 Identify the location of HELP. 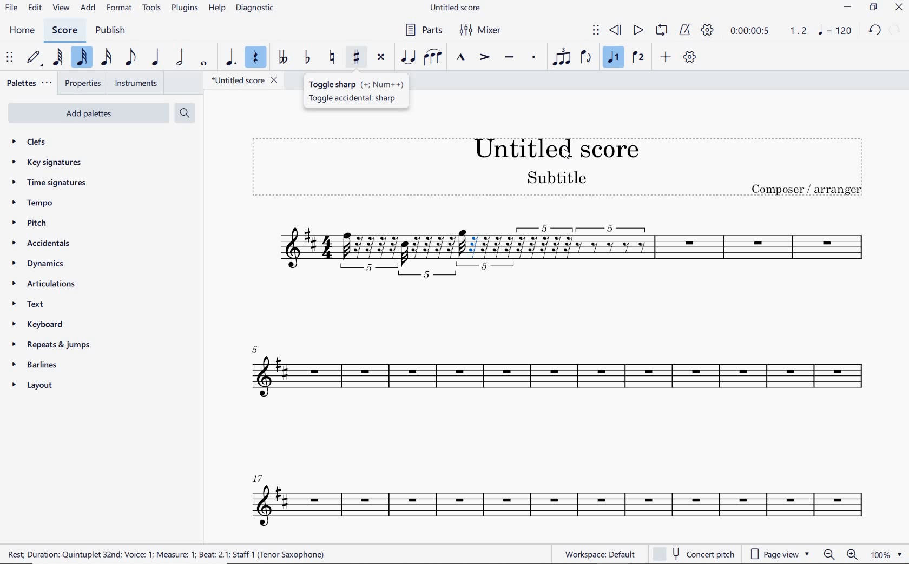
(217, 9).